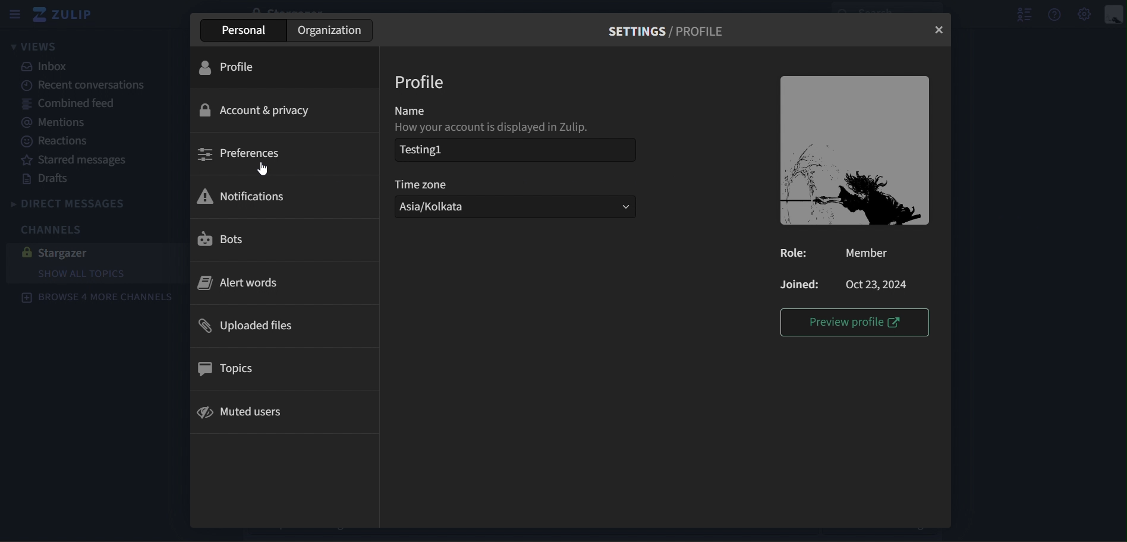 The image size is (1127, 542). Describe the element at coordinates (1056, 14) in the screenshot. I see `get help` at that location.